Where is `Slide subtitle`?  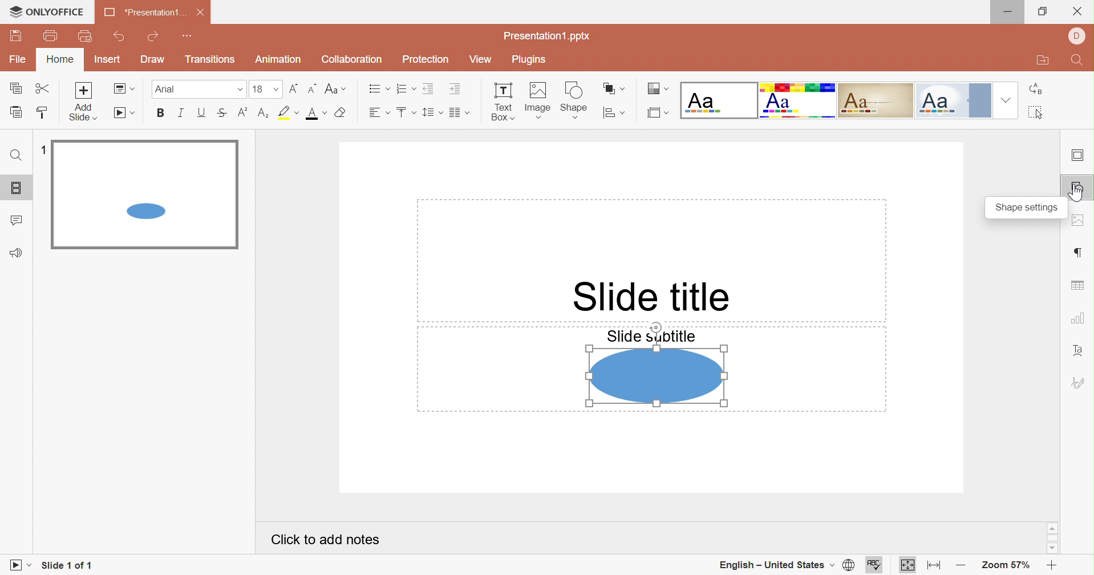
Slide subtitle is located at coordinates (652, 335).